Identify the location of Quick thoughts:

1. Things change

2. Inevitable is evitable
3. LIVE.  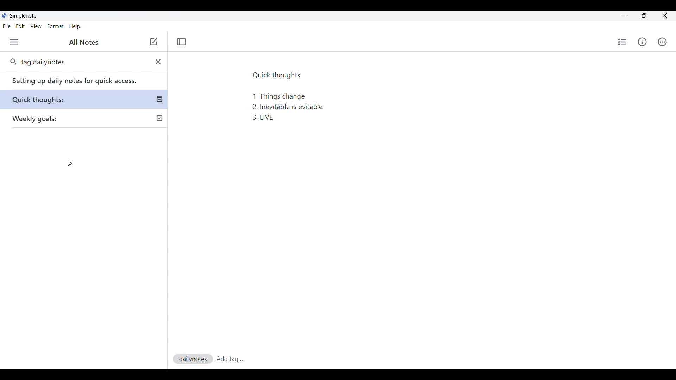
(291, 94).